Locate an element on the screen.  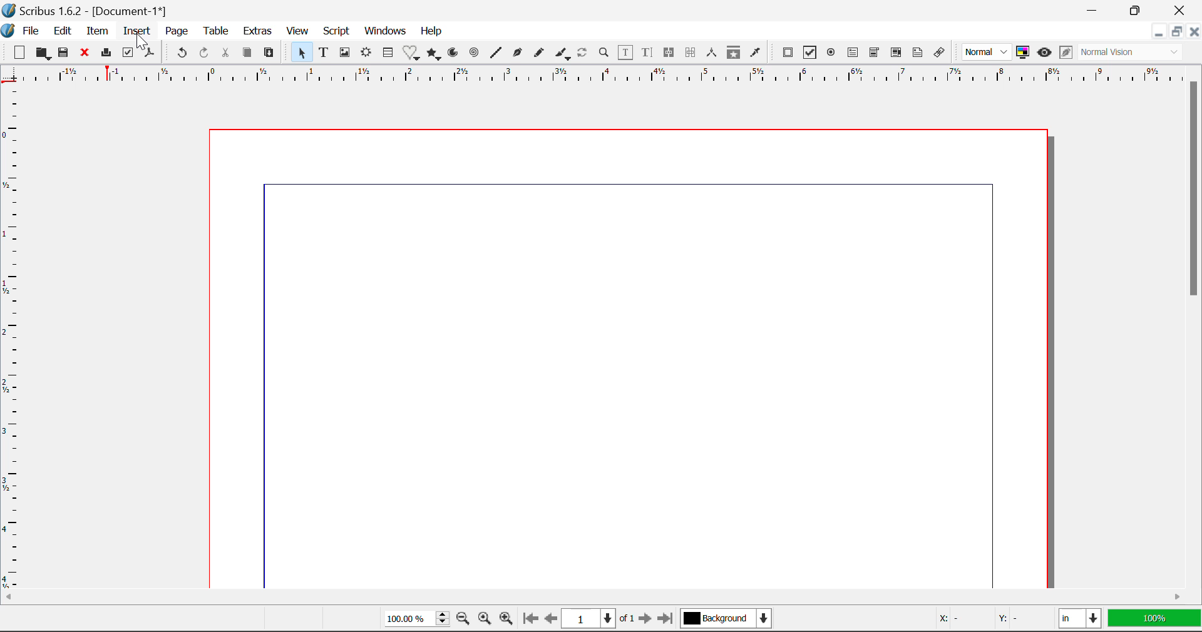
First Page is located at coordinates (530, 619).